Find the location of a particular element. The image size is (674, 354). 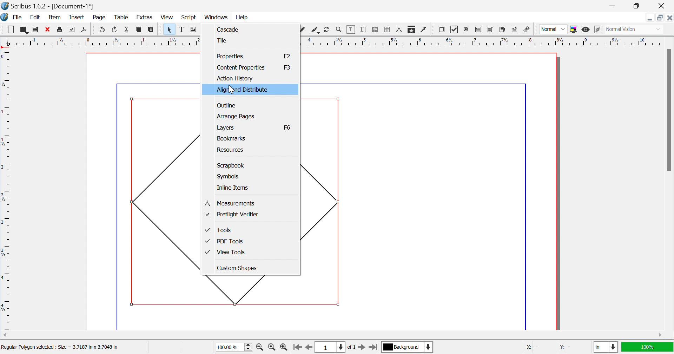

Toggle Color Management System is located at coordinates (573, 29).